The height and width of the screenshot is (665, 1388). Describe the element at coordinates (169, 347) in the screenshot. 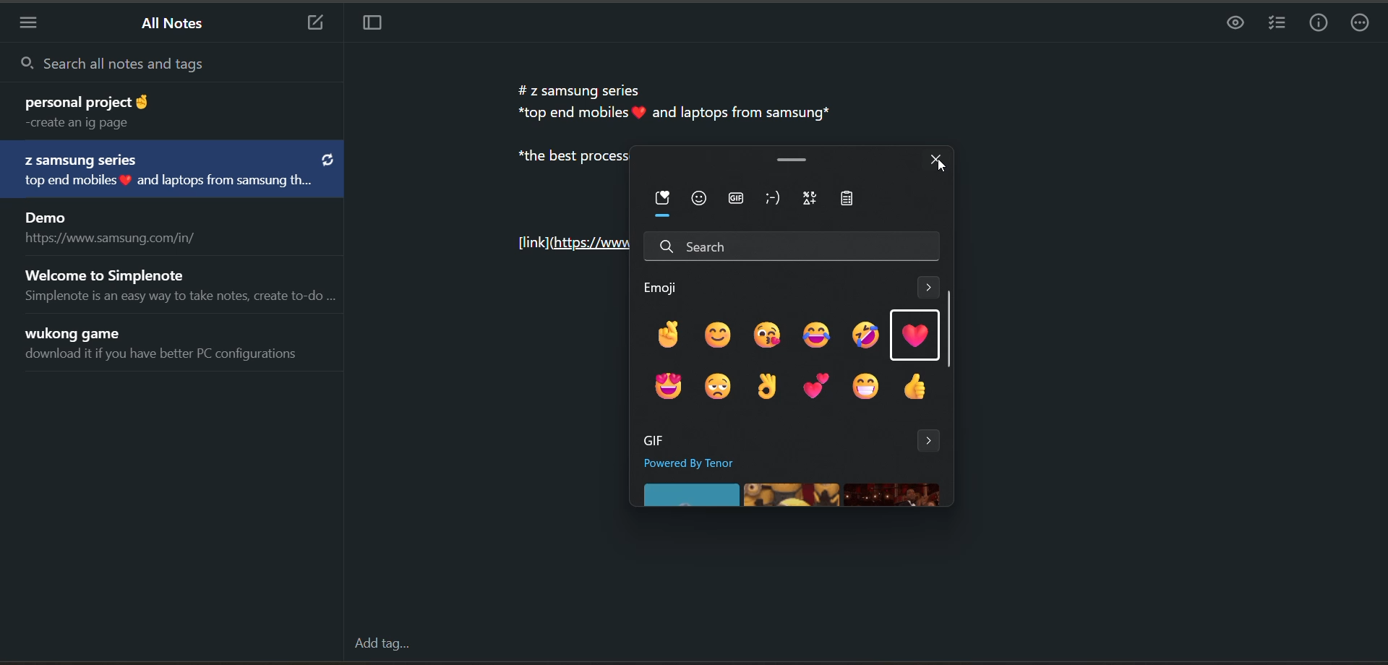

I see `note title and preview` at that location.